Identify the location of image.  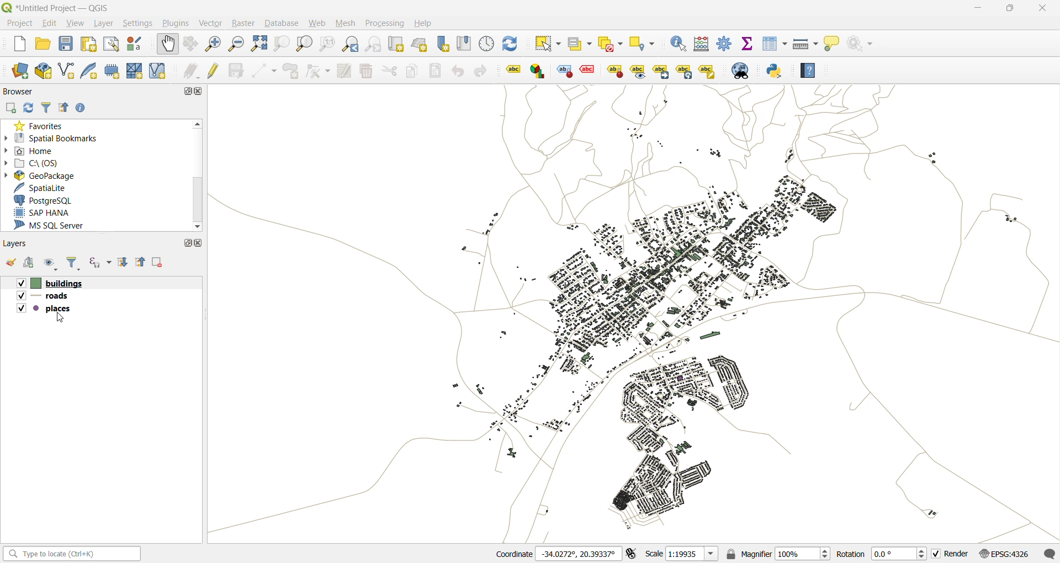
(660, 314).